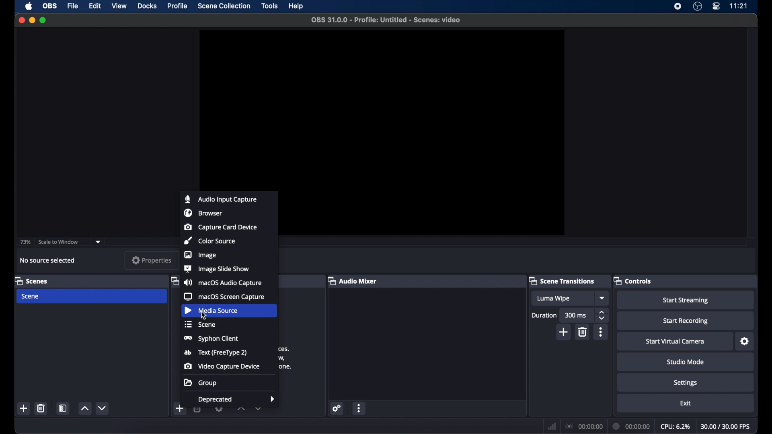 The width and height of the screenshot is (772, 434). I want to click on connection, so click(585, 426).